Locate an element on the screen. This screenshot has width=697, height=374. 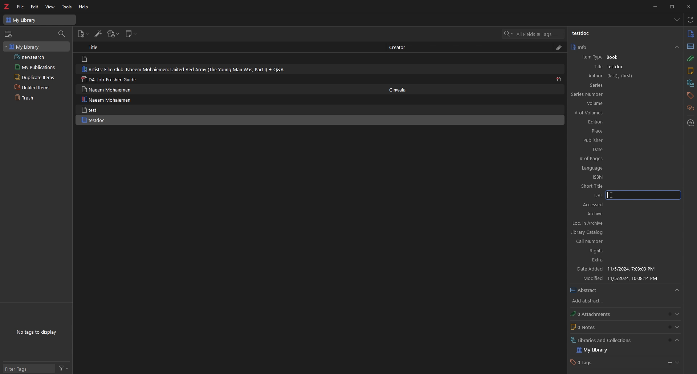
attachment is located at coordinates (559, 48).